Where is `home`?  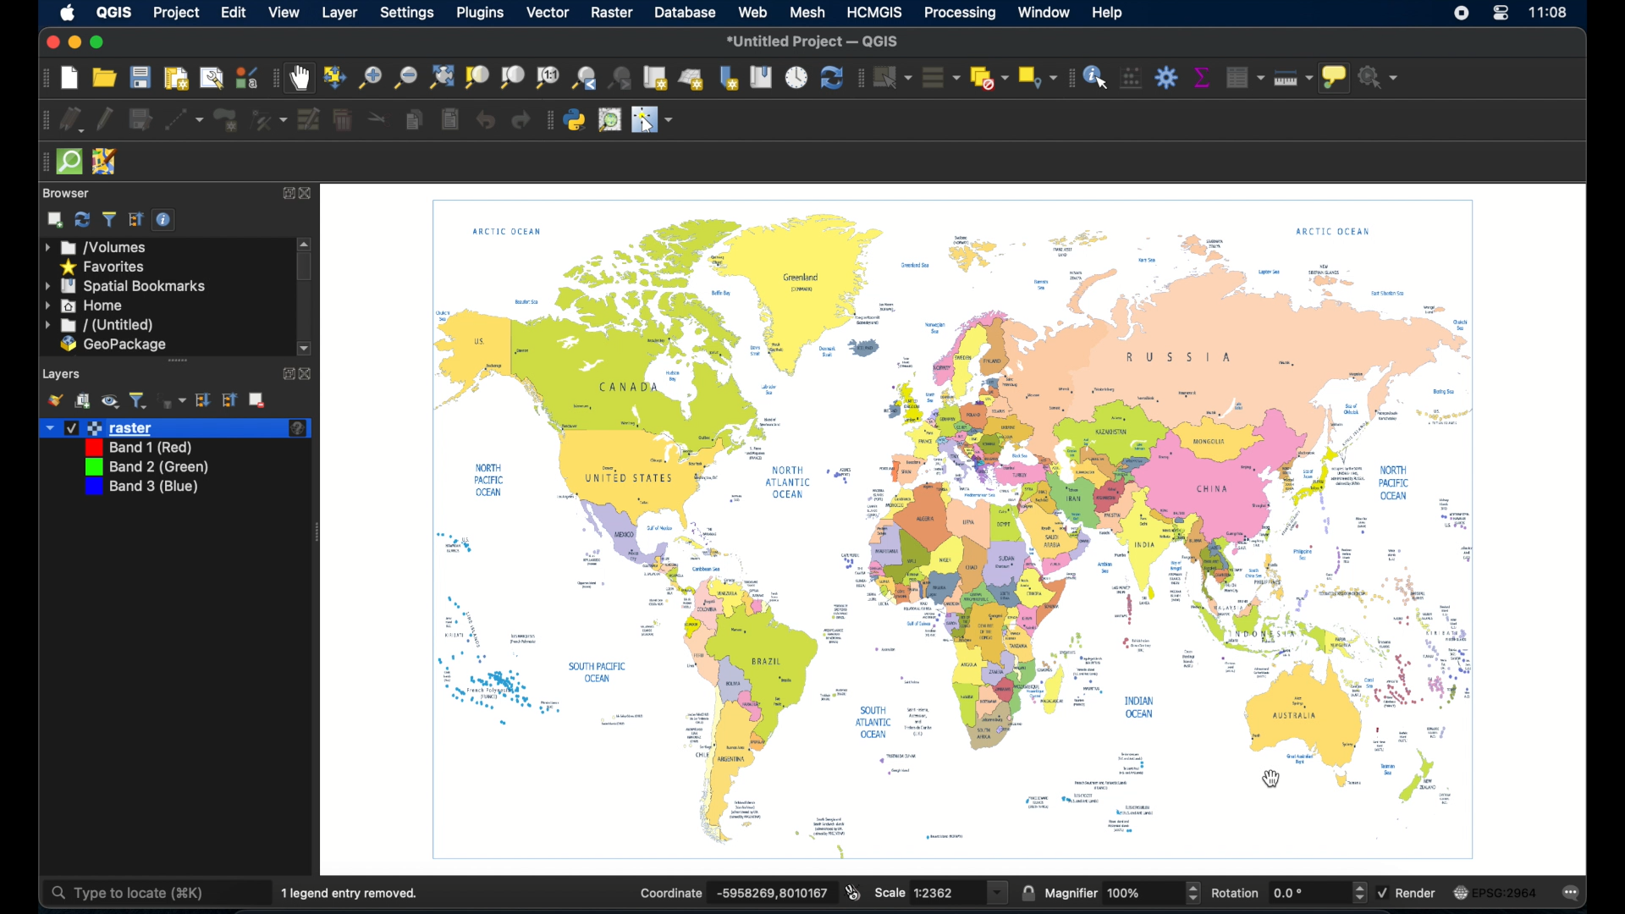 home is located at coordinates (85, 306).